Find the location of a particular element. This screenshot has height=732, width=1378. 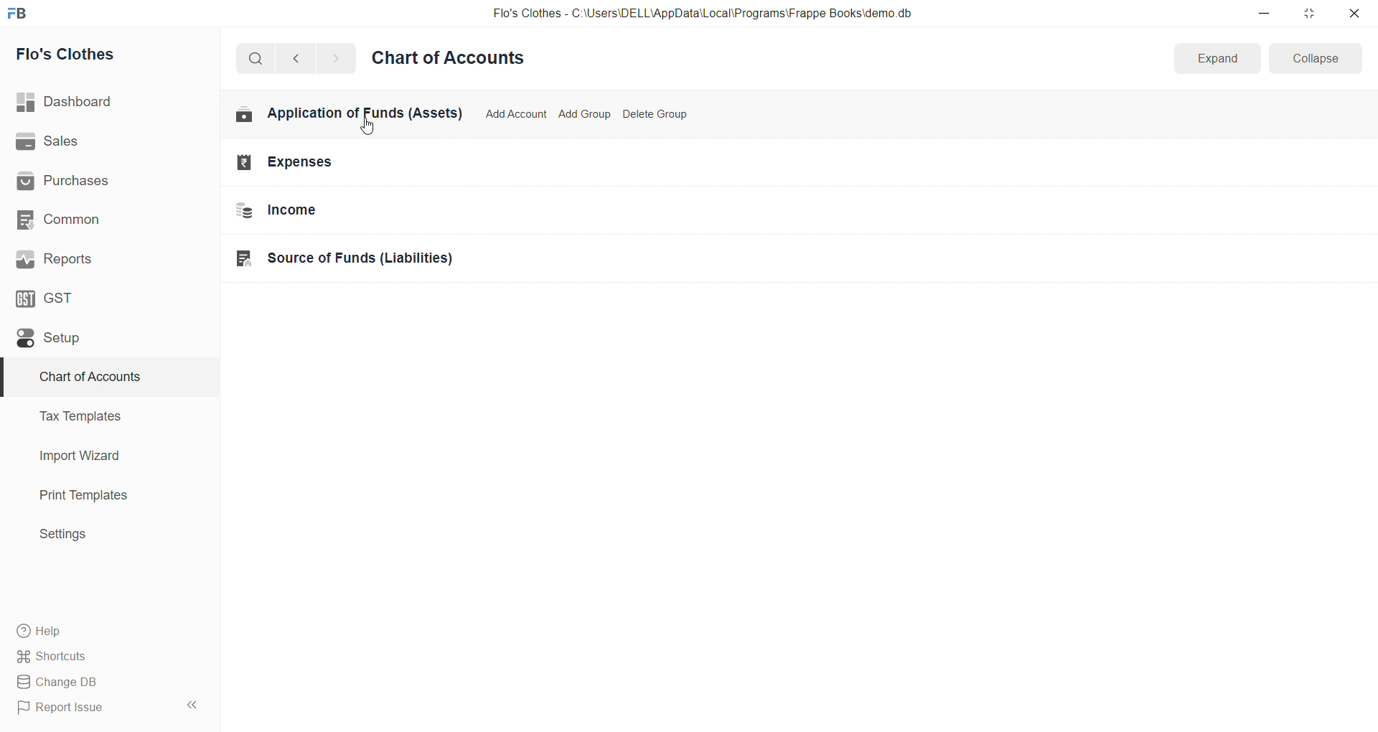

Add Account is located at coordinates (516, 112).